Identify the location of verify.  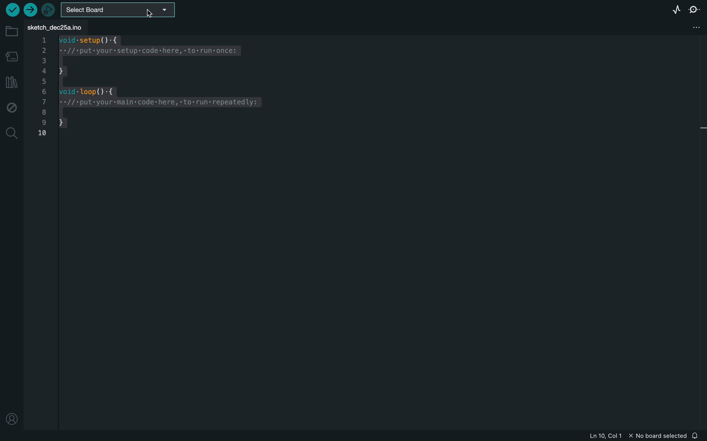
(13, 10).